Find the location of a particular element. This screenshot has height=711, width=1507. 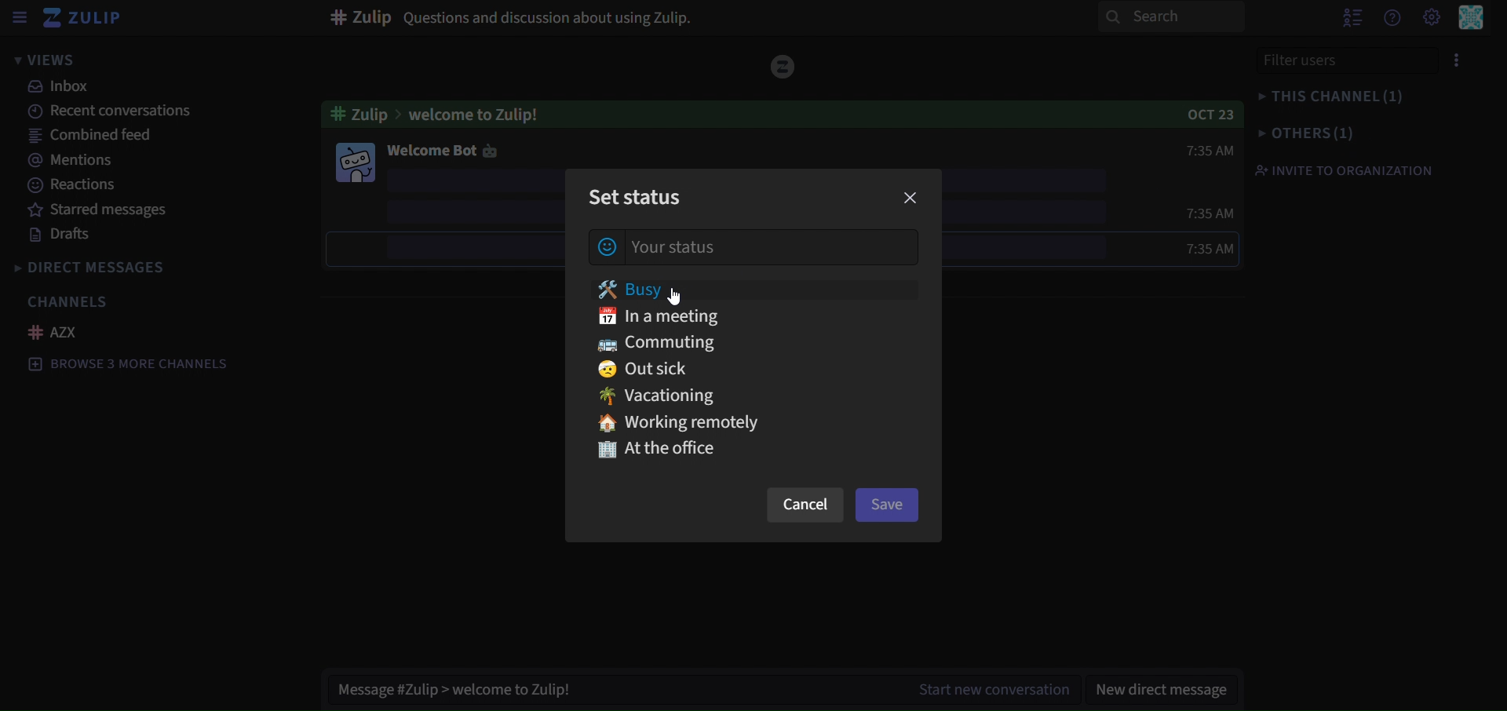

tart new conversation is located at coordinates (982, 684).